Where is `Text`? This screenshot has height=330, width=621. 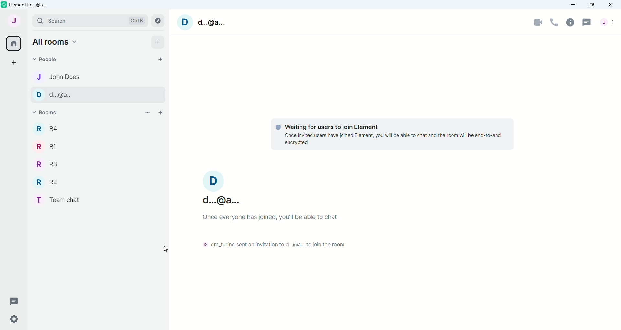
Text is located at coordinates (270, 243).